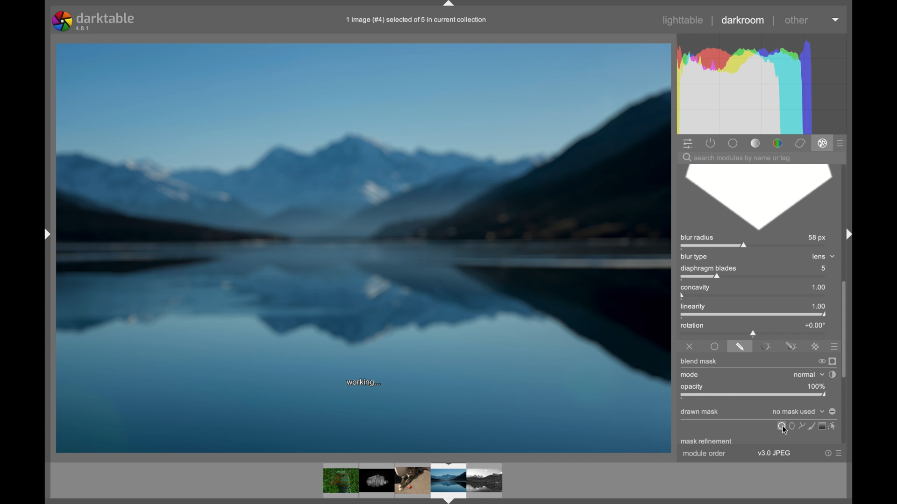 Image resolution: width=897 pixels, height=504 pixels. What do you see at coordinates (197, 214) in the screenshot?
I see `photo blurred` at bounding box center [197, 214].